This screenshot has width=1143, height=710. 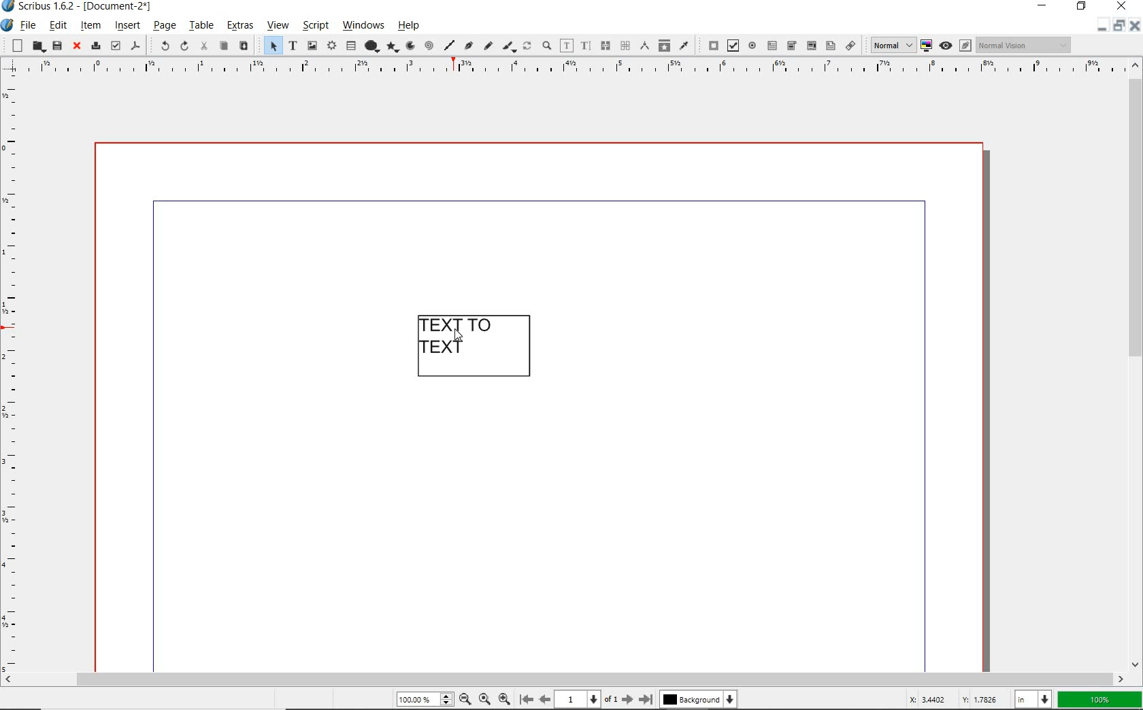 What do you see at coordinates (1121, 28) in the screenshot?
I see `restore` at bounding box center [1121, 28].